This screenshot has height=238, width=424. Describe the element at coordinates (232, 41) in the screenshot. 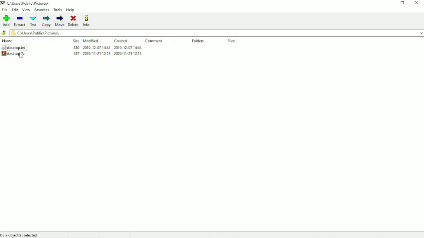

I see `Files` at that location.